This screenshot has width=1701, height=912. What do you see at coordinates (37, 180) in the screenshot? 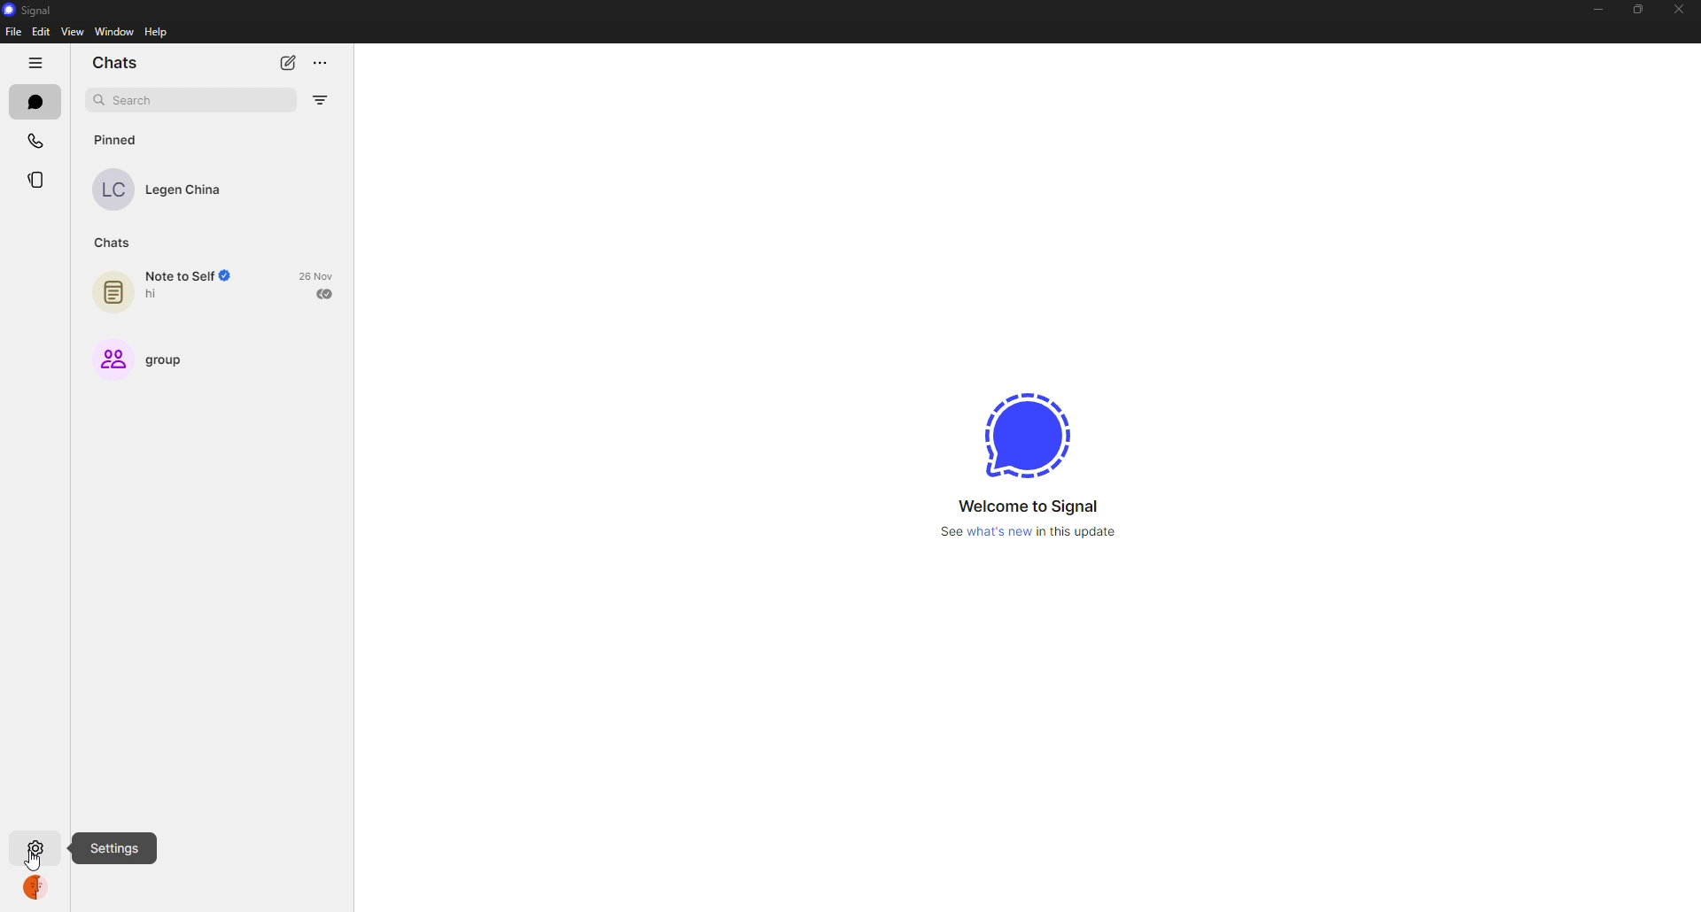
I see `stories` at bounding box center [37, 180].